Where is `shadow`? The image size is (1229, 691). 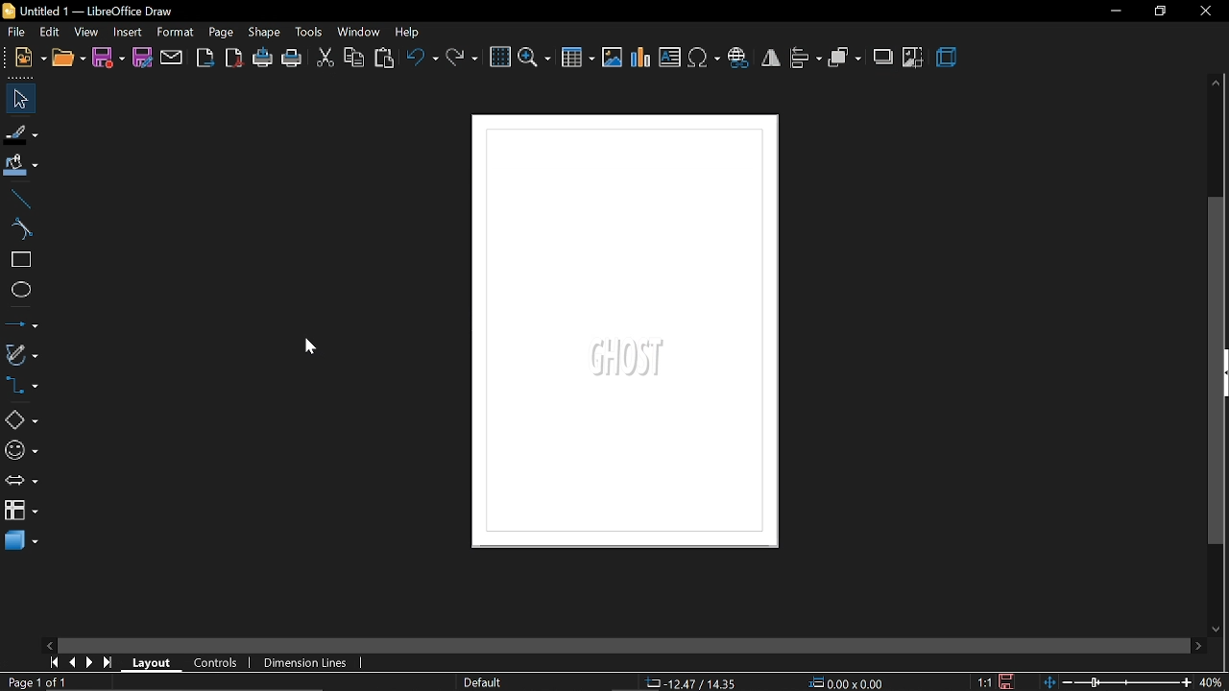 shadow is located at coordinates (882, 59).